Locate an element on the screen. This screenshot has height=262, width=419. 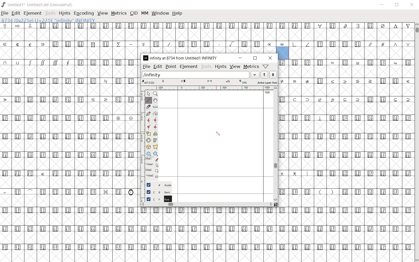
Unicode code points is located at coordinates (381, 173).